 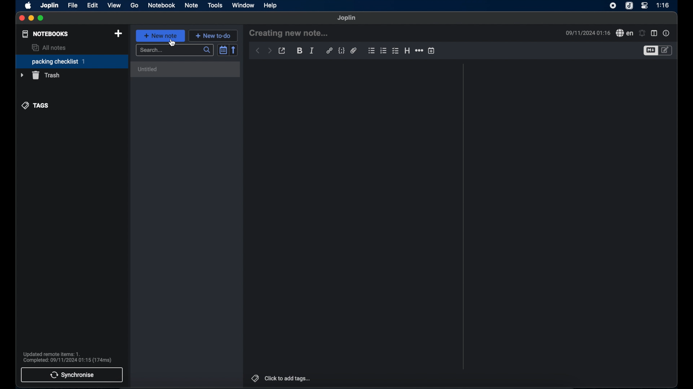 I want to click on help, so click(x=271, y=5).